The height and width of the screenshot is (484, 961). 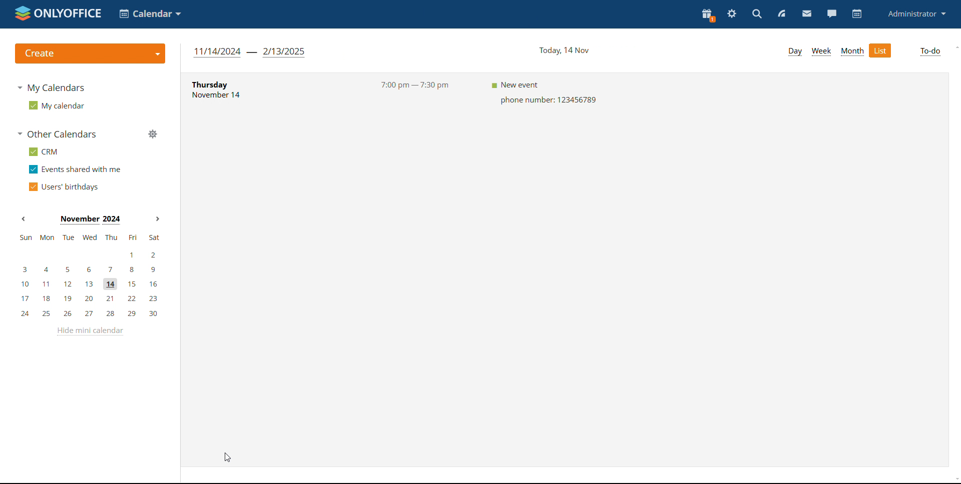 I want to click on previous month, so click(x=24, y=219).